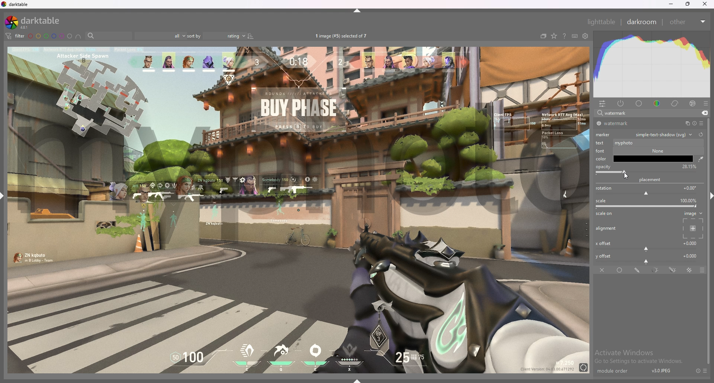 The width and height of the screenshot is (714, 383). I want to click on watermark, so click(303, 173).